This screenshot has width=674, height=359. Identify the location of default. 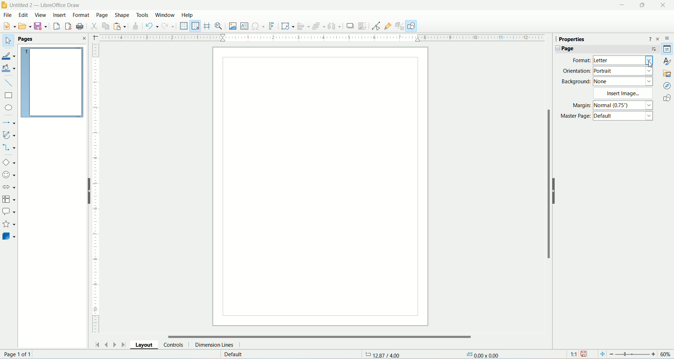
(235, 354).